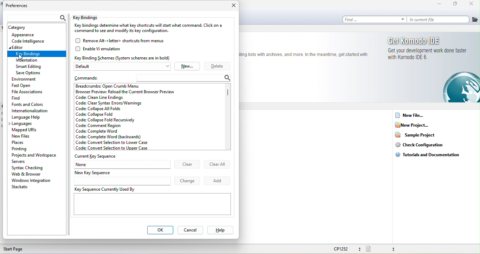 This screenshot has width=480, height=254. I want to click on clear all, so click(217, 164).